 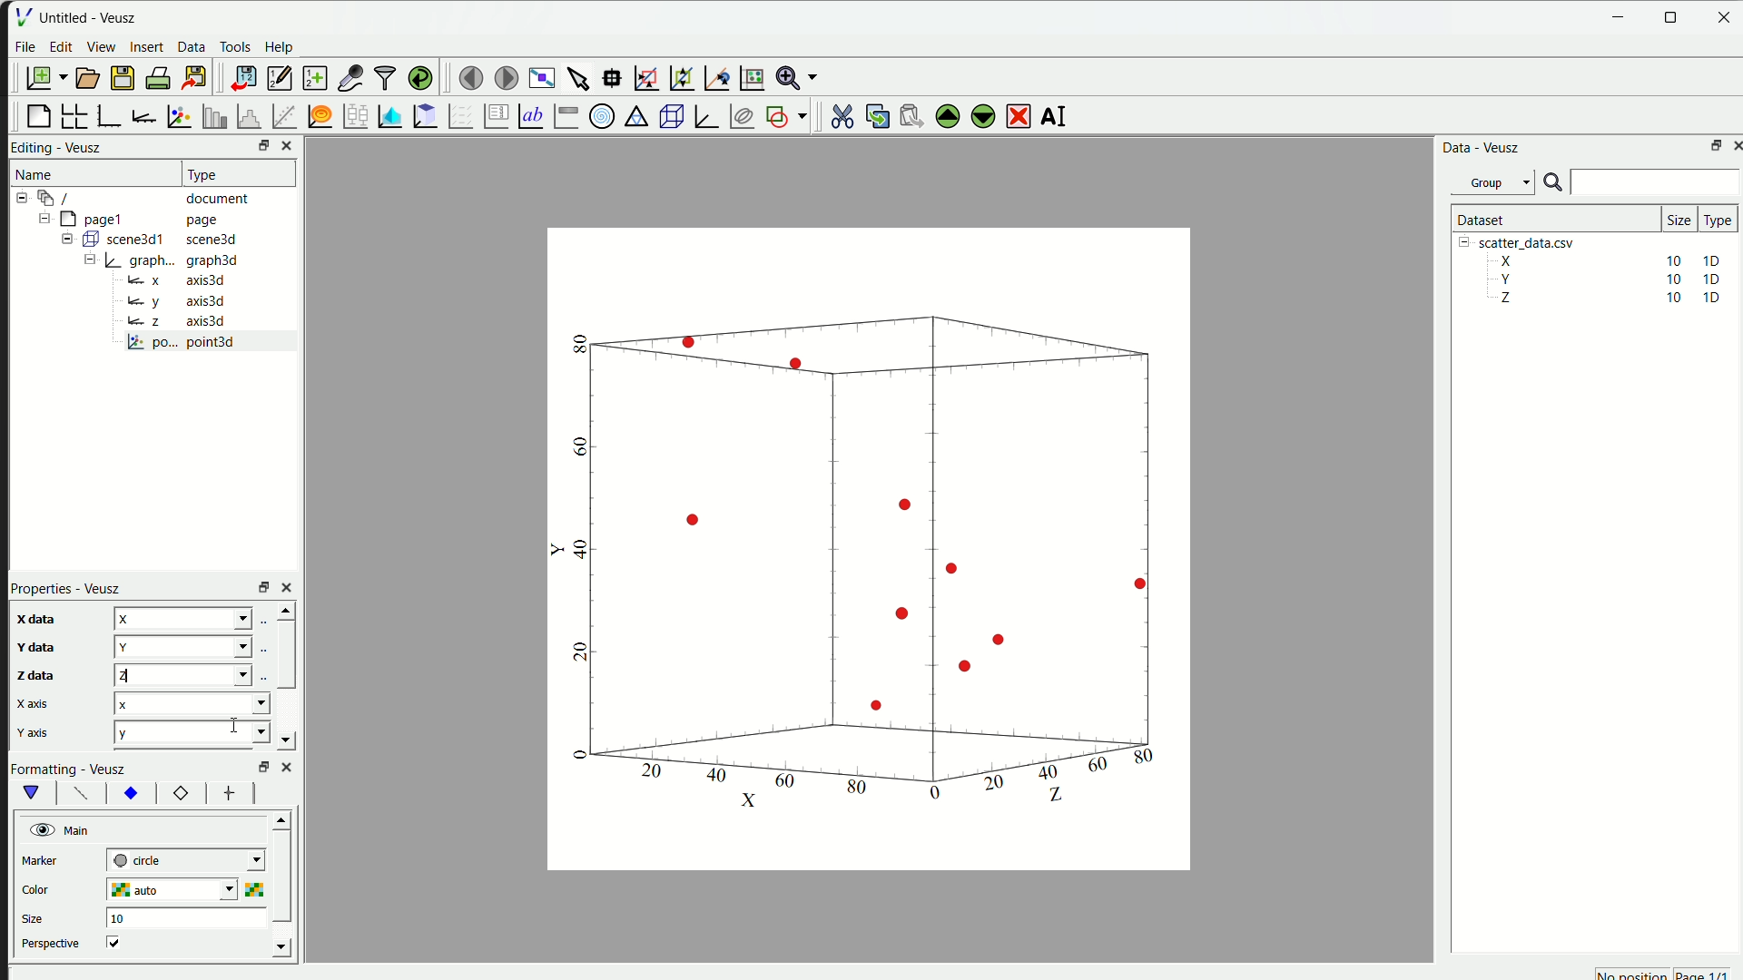 I want to click on View, so click(x=99, y=45).